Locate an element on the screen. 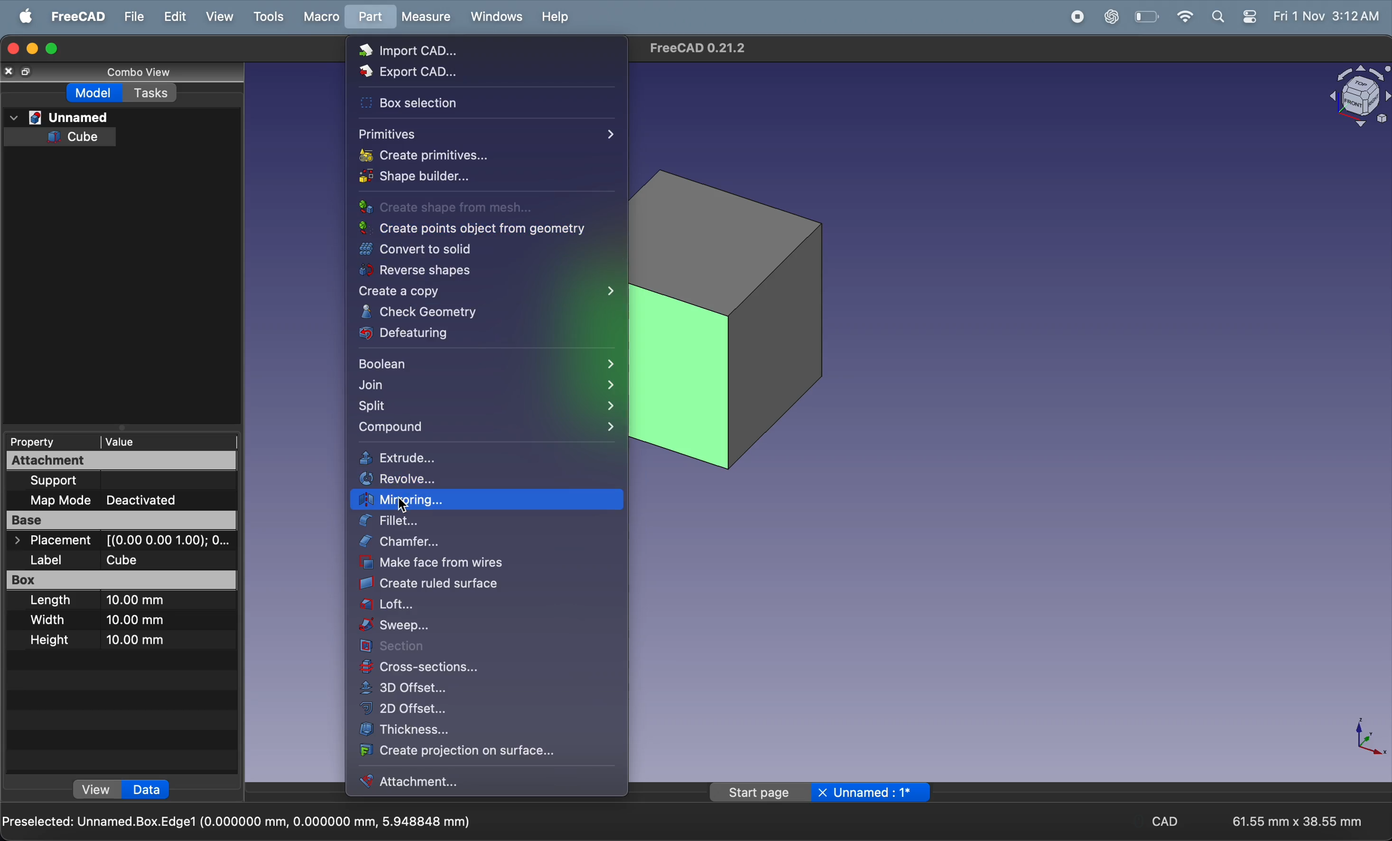  maximize is located at coordinates (51, 49).